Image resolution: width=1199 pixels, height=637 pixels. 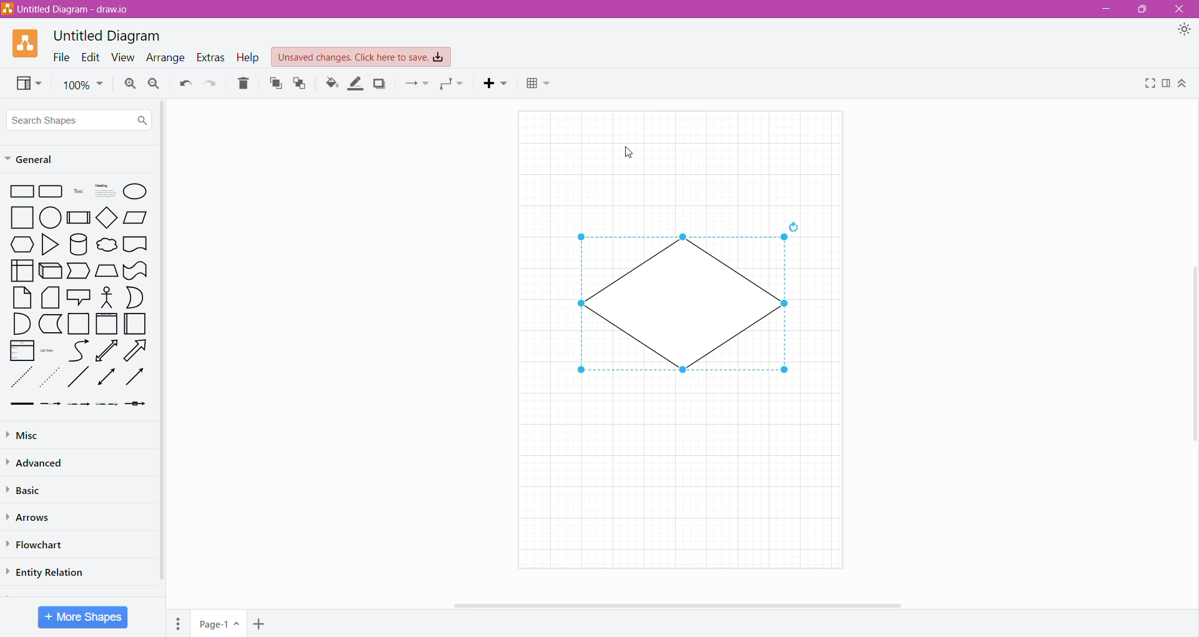 I want to click on Trapezoid, so click(x=106, y=271).